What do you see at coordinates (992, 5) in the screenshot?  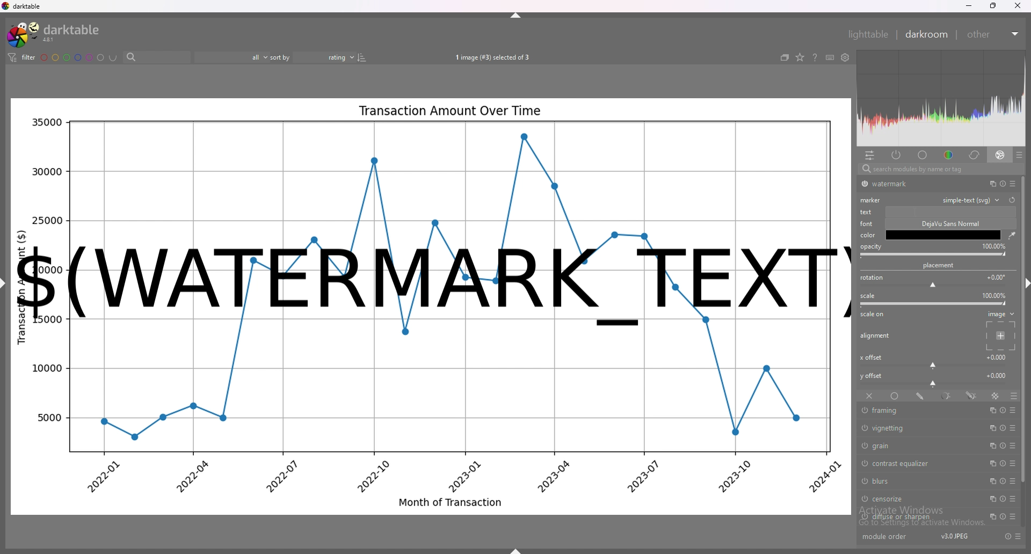 I see `resize` at bounding box center [992, 5].